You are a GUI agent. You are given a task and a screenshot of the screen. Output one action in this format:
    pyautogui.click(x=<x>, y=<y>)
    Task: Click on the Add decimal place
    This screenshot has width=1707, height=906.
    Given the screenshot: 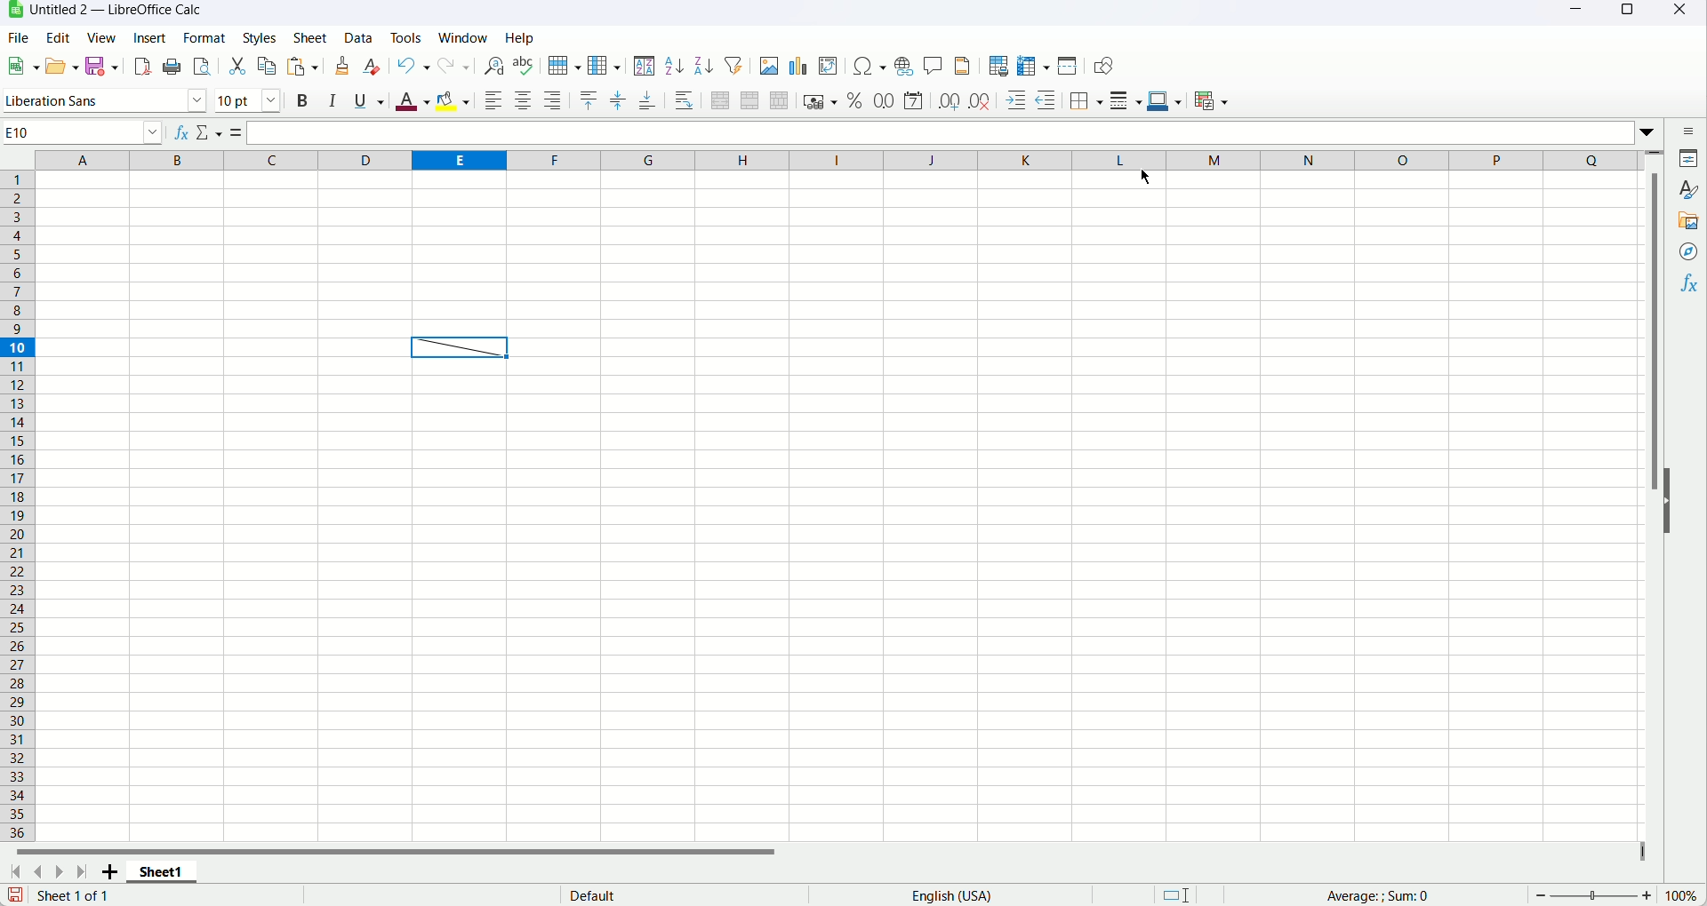 What is the action you would take?
    pyautogui.click(x=947, y=99)
    